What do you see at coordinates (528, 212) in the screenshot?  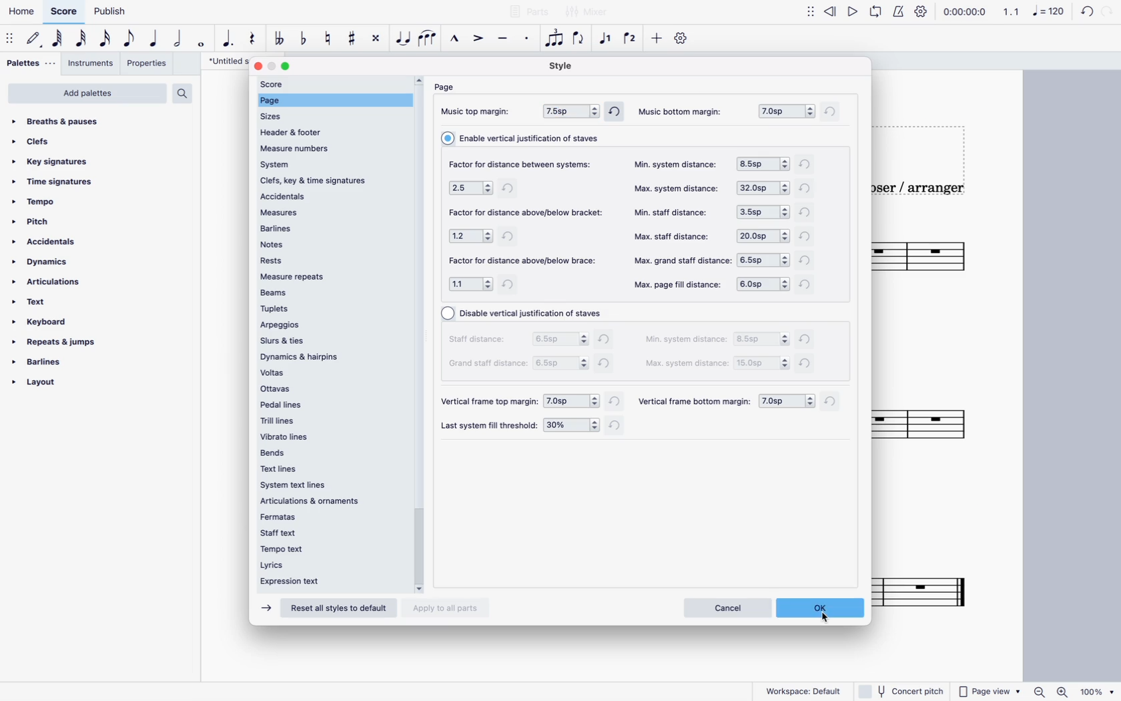 I see `factor for distance` at bounding box center [528, 212].